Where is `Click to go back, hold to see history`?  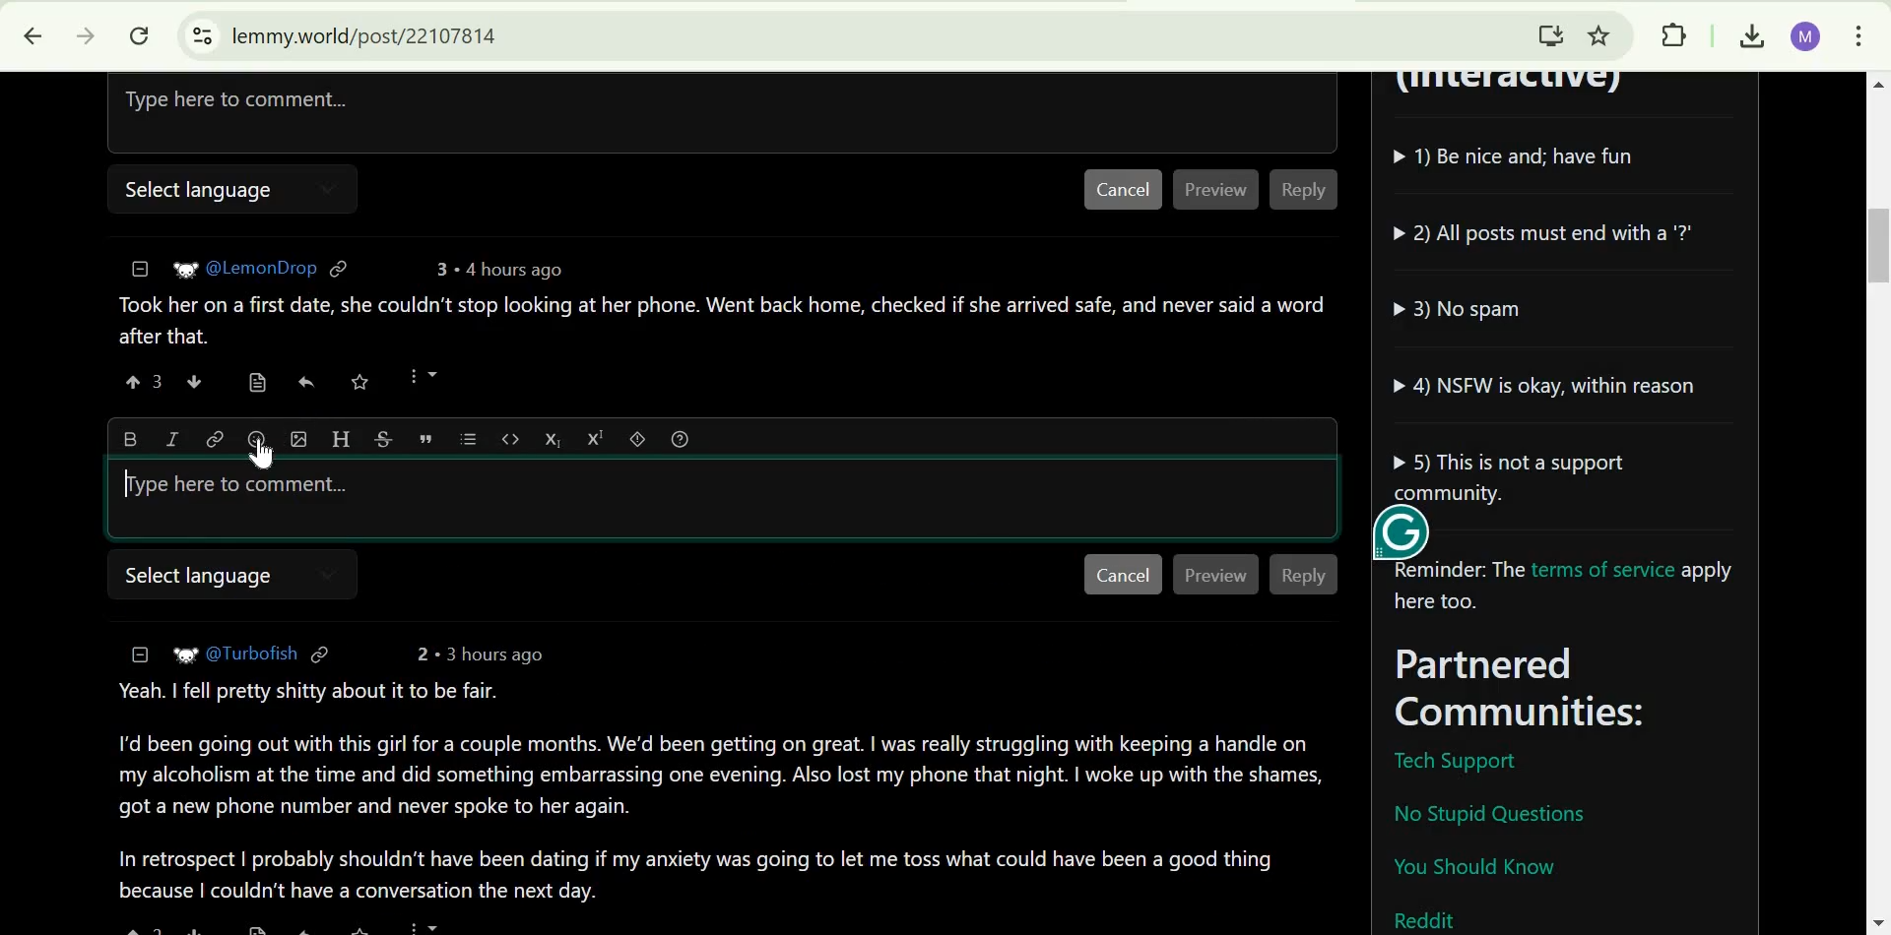
Click to go back, hold to see history is located at coordinates (23, 36).